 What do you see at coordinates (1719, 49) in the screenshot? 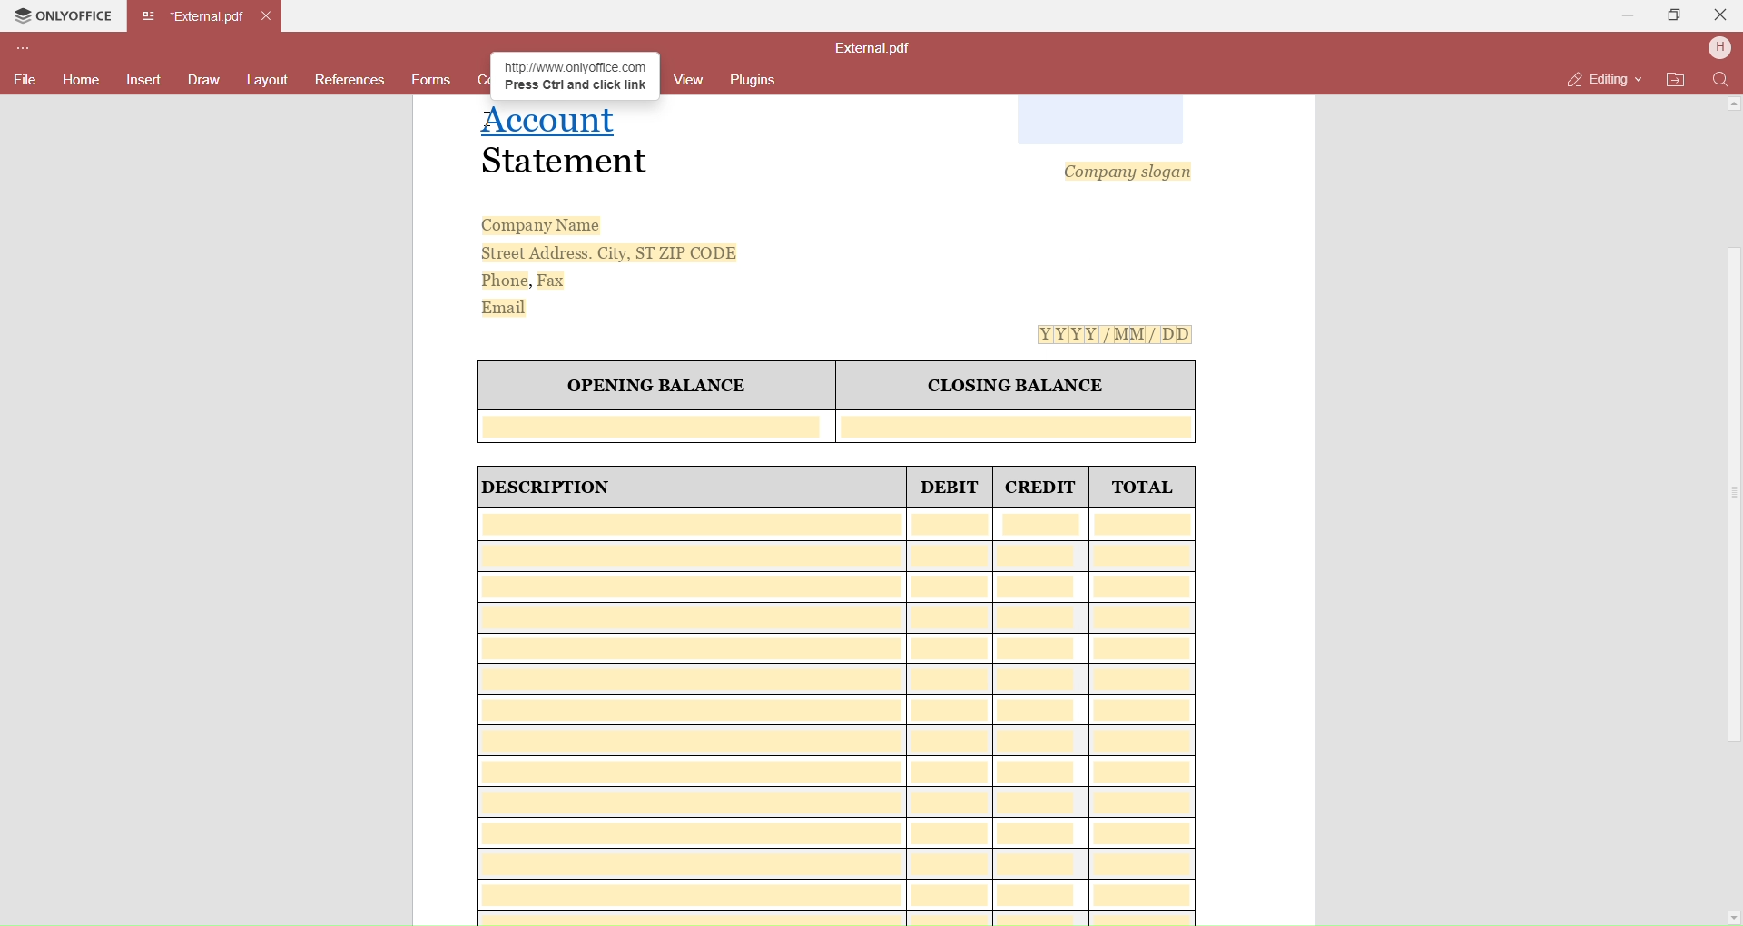
I see `User` at bounding box center [1719, 49].